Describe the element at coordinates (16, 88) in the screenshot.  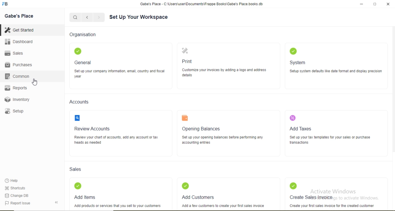
I see `Reports` at that location.